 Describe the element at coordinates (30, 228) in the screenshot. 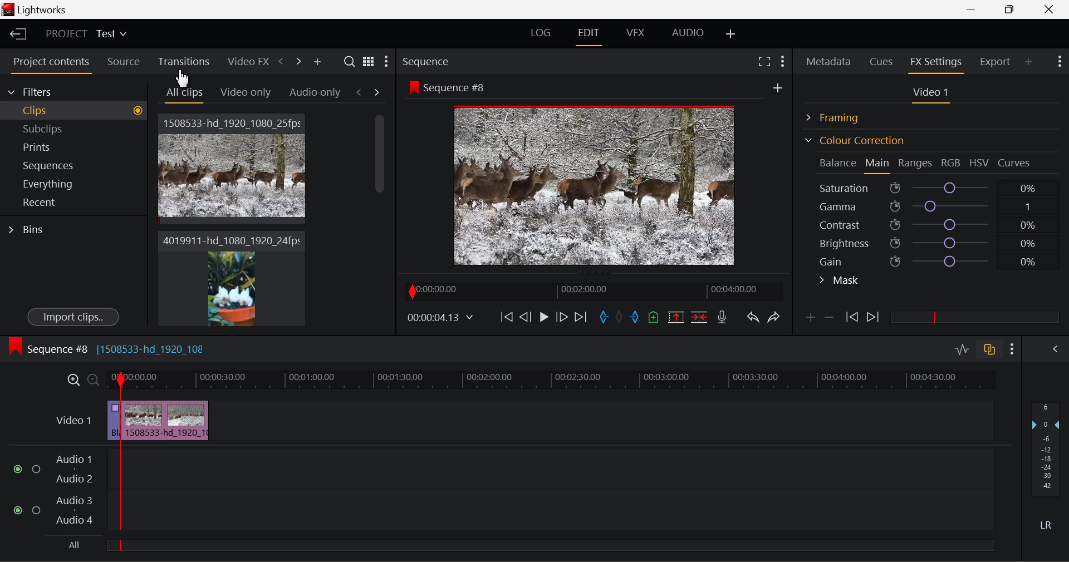

I see `Bins` at that location.